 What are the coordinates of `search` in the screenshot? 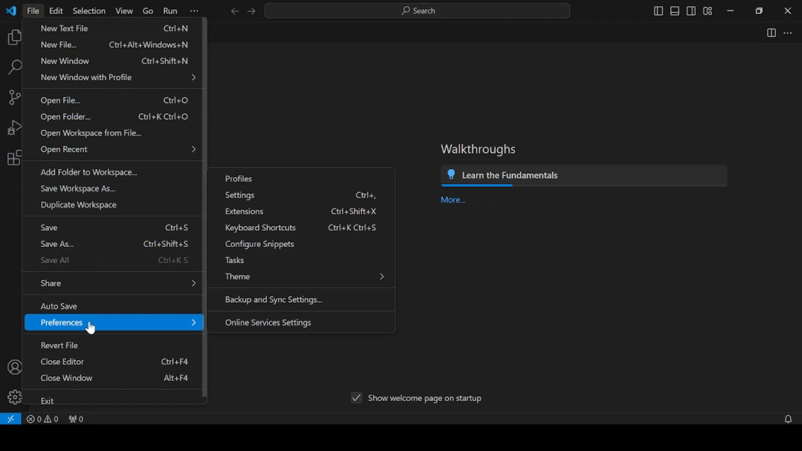 It's located at (15, 67).